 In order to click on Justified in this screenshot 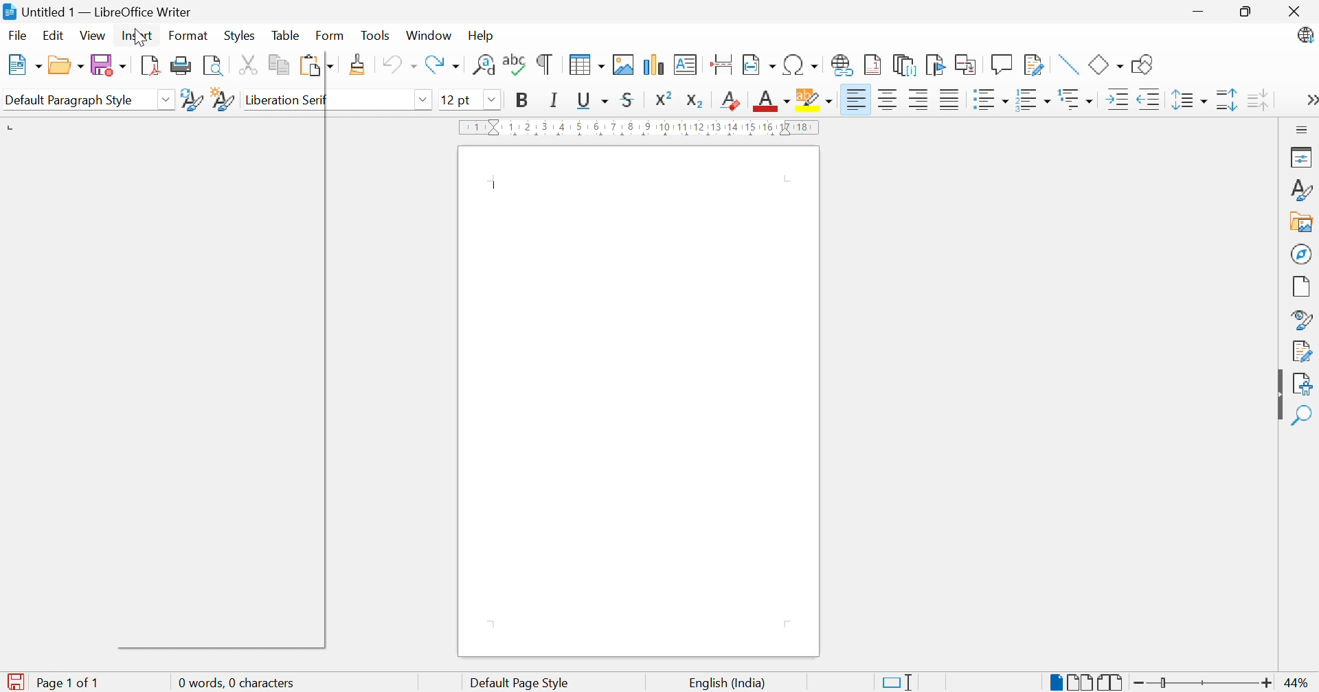, I will do `click(948, 98)`.